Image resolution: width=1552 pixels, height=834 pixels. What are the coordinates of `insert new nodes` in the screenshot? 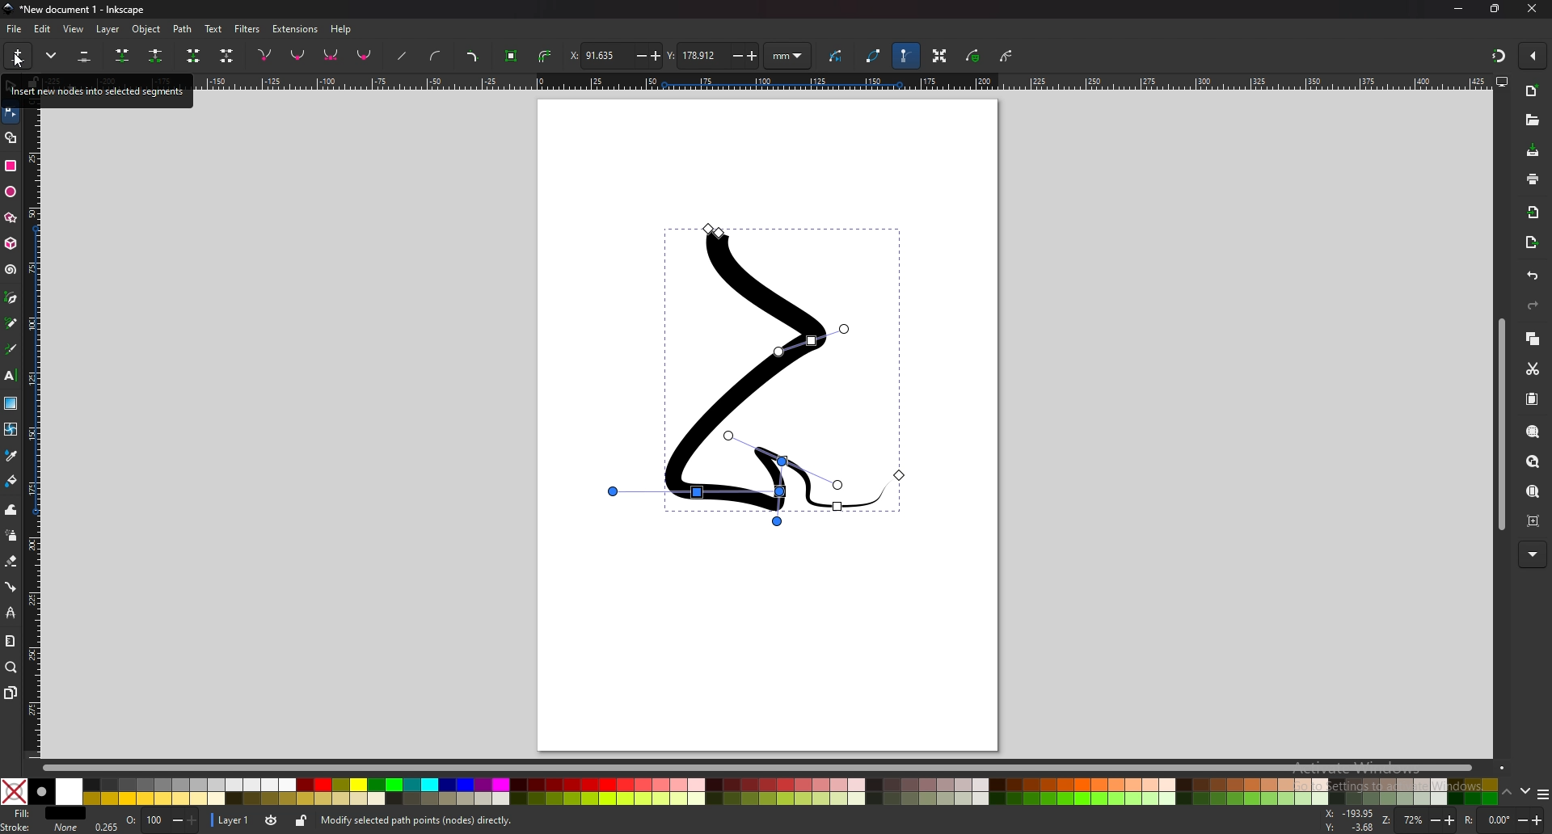 It's located at (19, 57).